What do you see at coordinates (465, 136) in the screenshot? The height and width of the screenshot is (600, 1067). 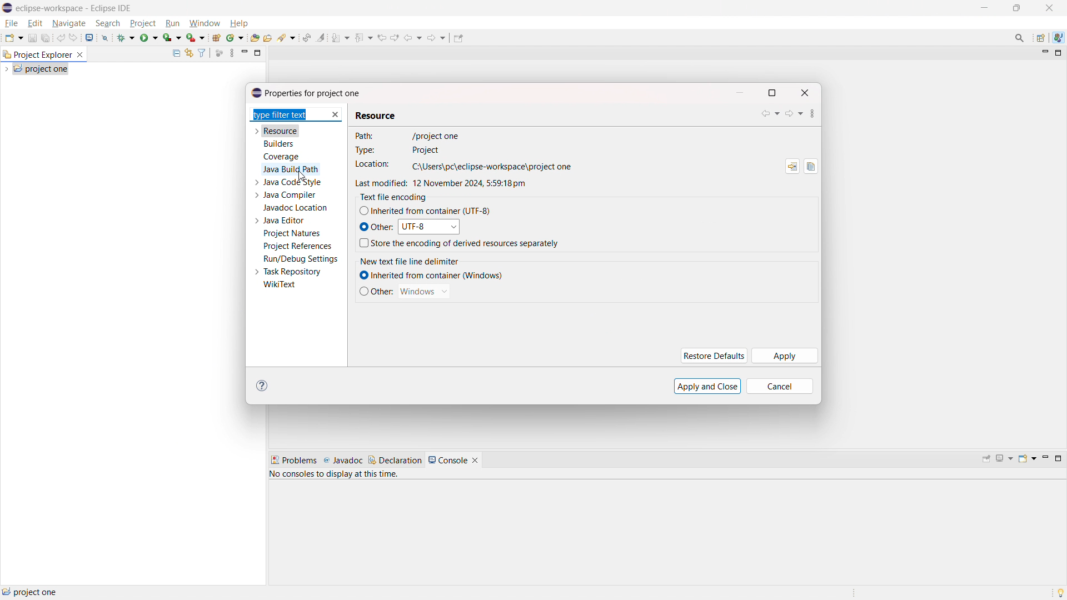 I see `path: /project one` at bounding box center [465, 136].